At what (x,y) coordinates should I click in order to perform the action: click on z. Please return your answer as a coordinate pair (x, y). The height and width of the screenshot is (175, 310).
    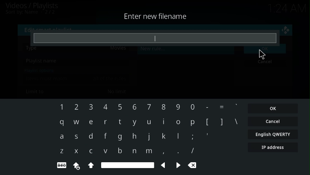
    Looking at the image, I should click on (61, 151).